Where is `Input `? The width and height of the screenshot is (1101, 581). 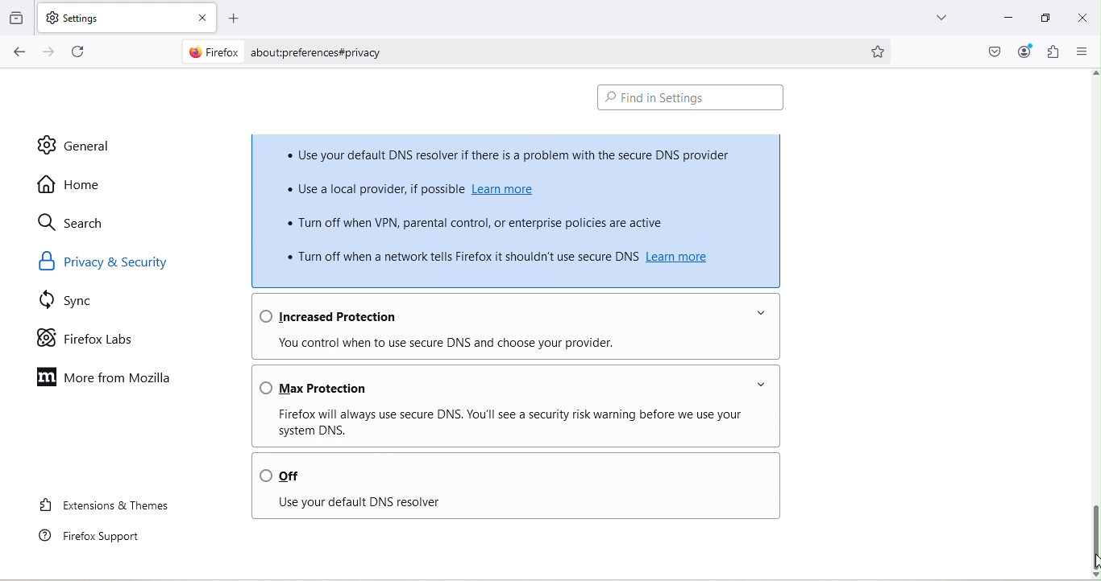
Input  is located at coordinates (1003, 20).